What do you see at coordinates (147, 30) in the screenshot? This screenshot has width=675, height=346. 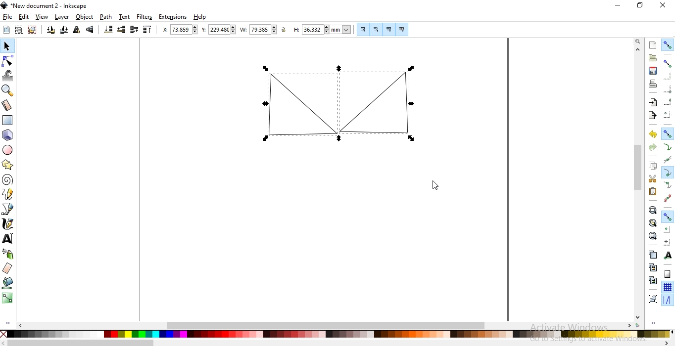 I see `raise selection to top` at bounding box center [147, 30].